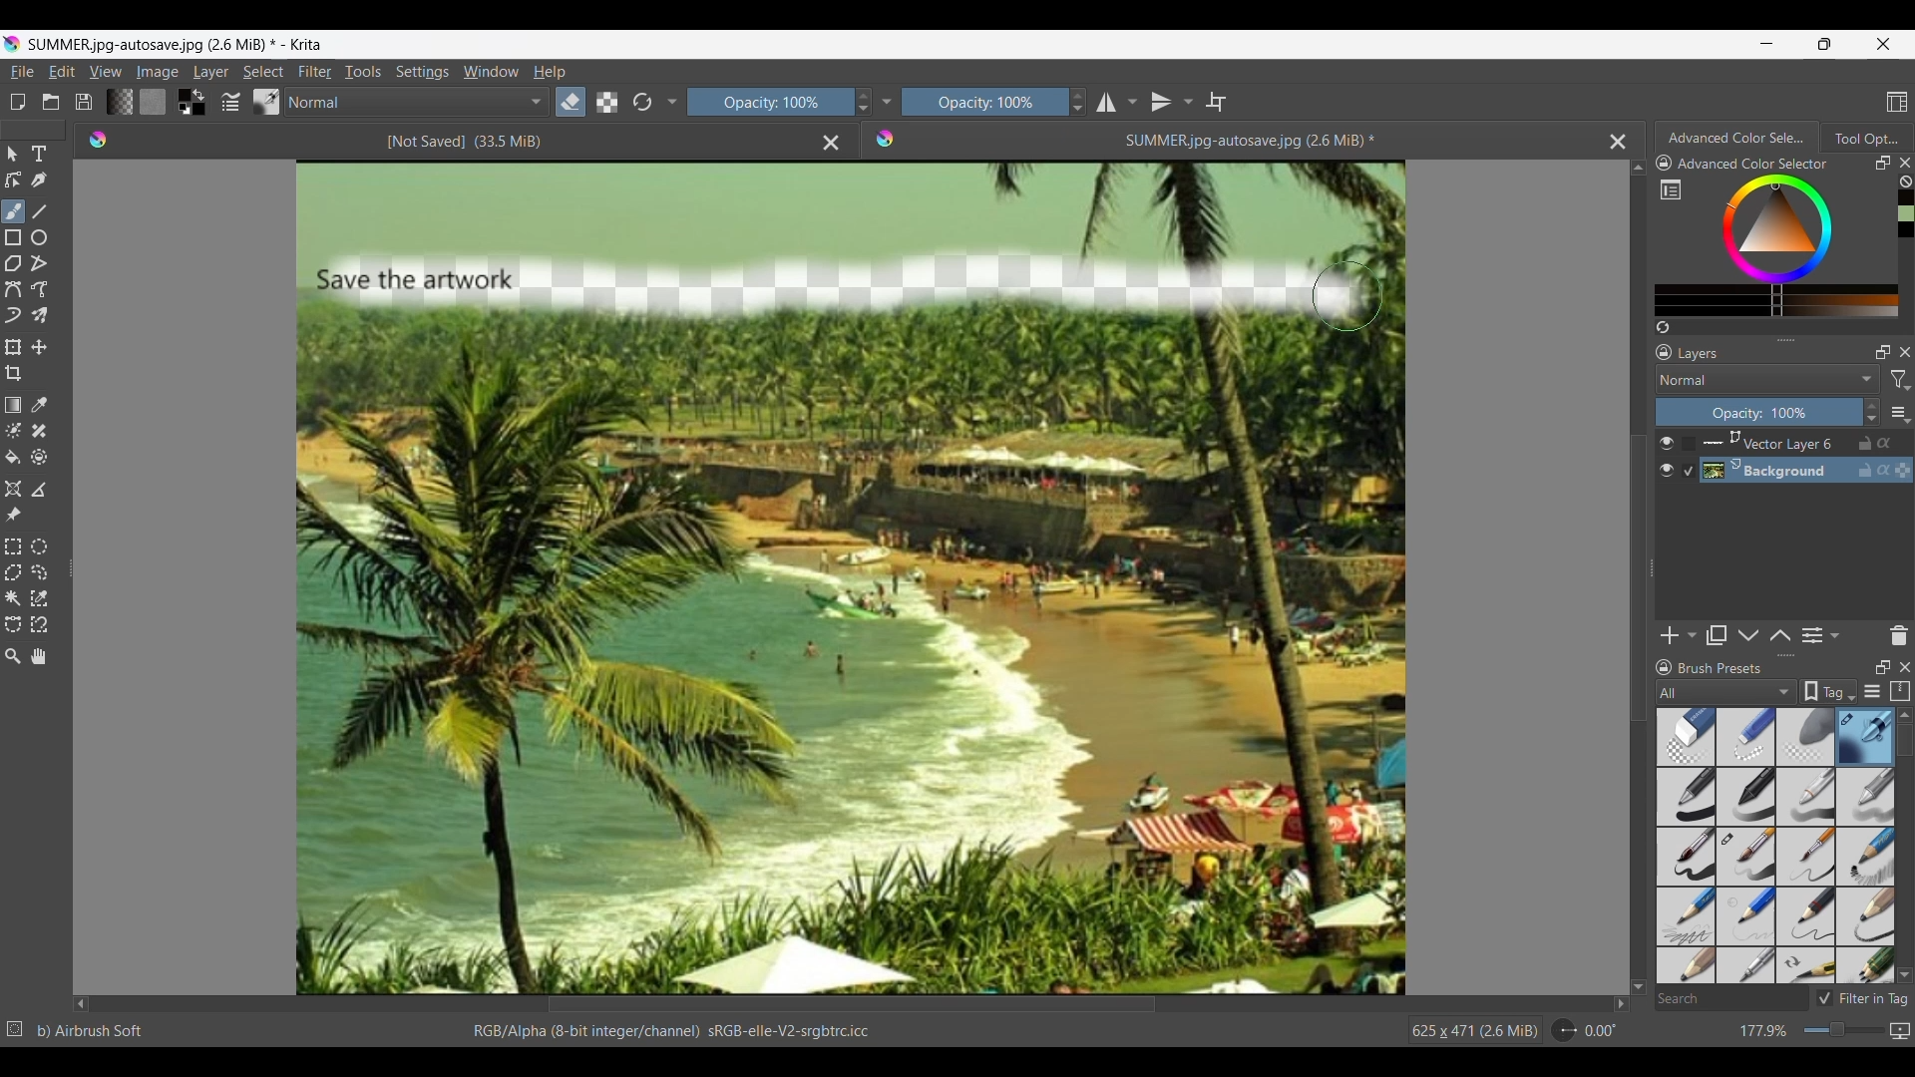 The width and height of the screenshot is (1915, 1077). Describe the element at coordinates (39, 490) in the screenshot. I see `Measure the distance between two points` at that location.